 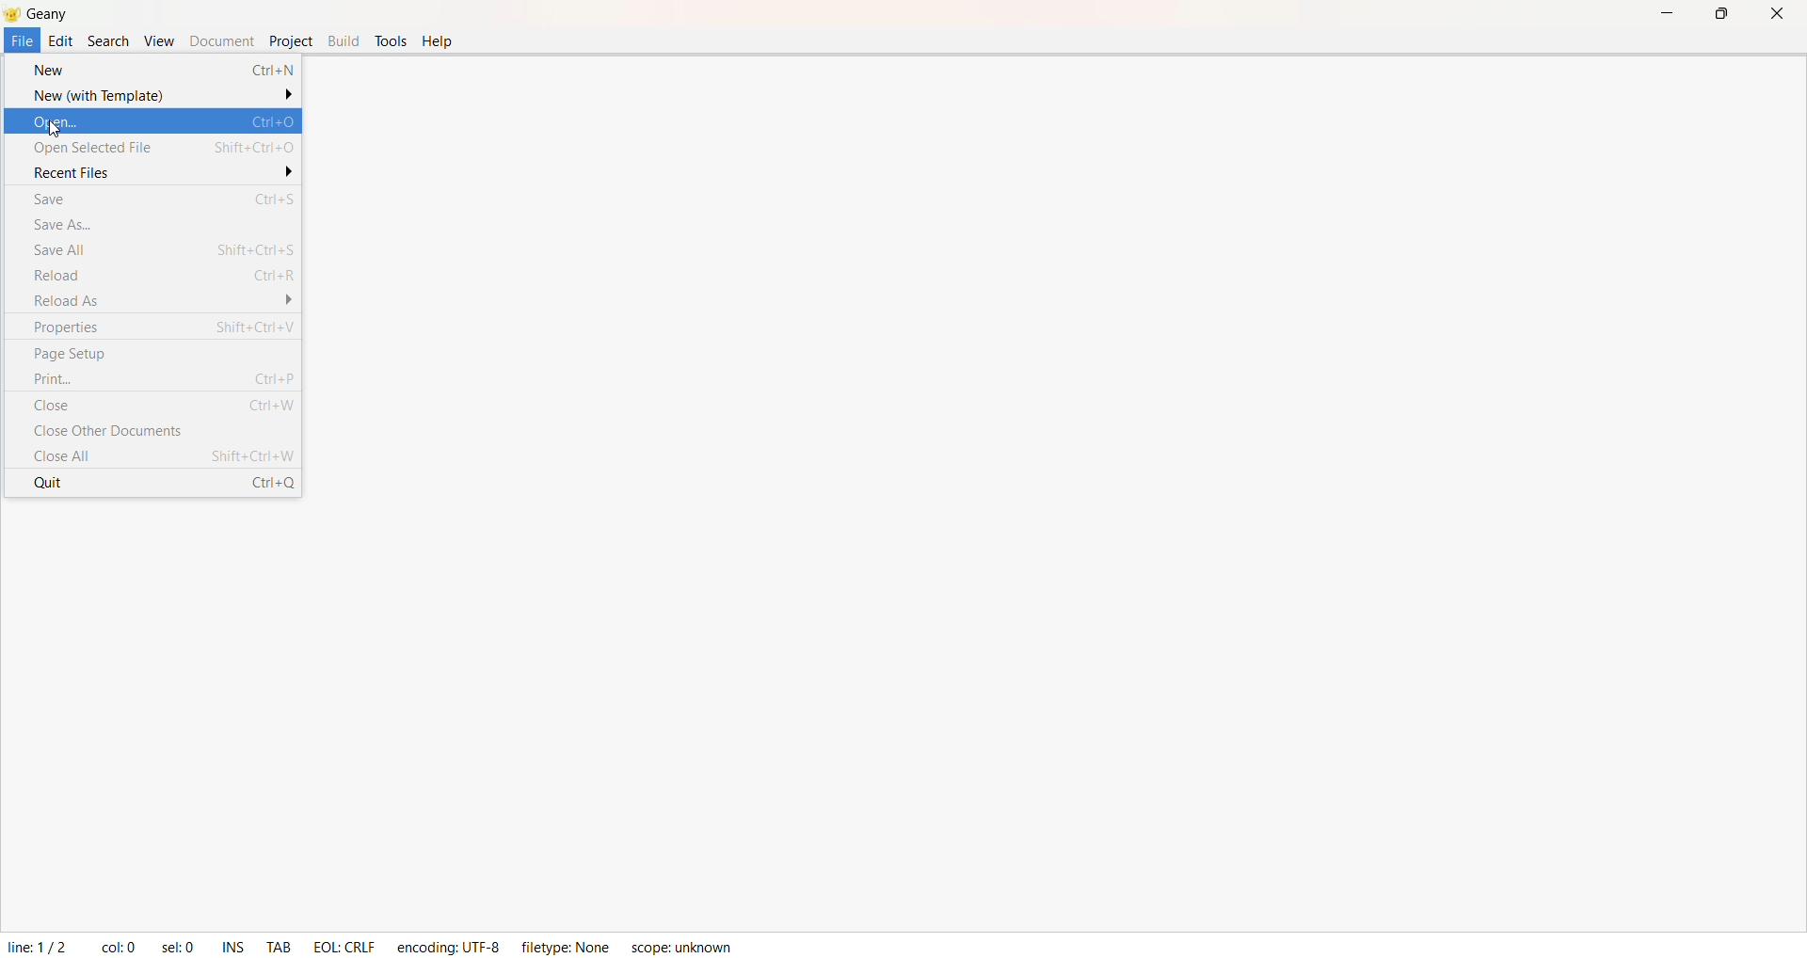 What do you see at coordinates (60, 226) in the screenshot?
I see `Save As` at bounding box center [60, 226].